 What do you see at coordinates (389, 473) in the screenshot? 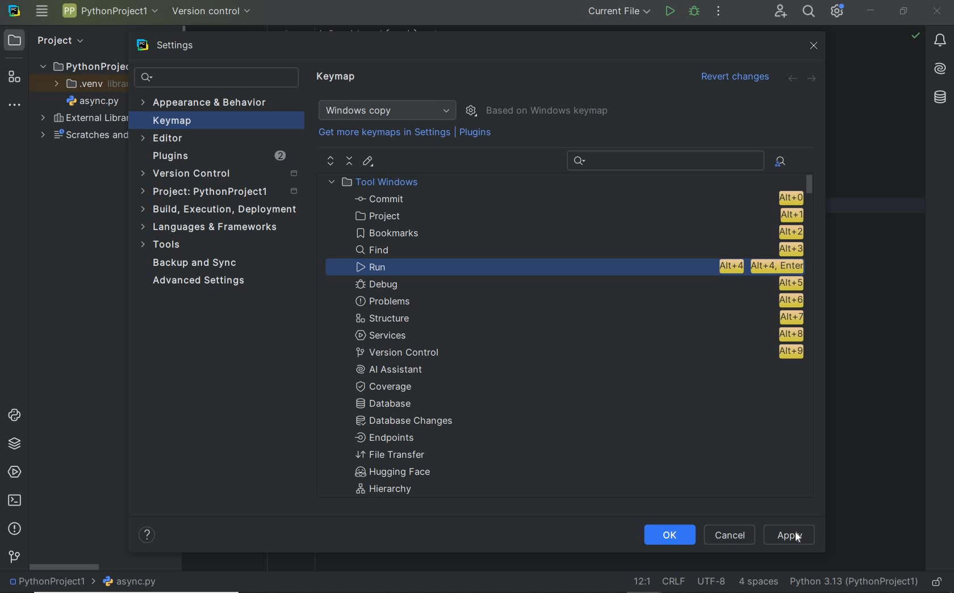
I see `Hugging face` at bounding box center [389, 473].